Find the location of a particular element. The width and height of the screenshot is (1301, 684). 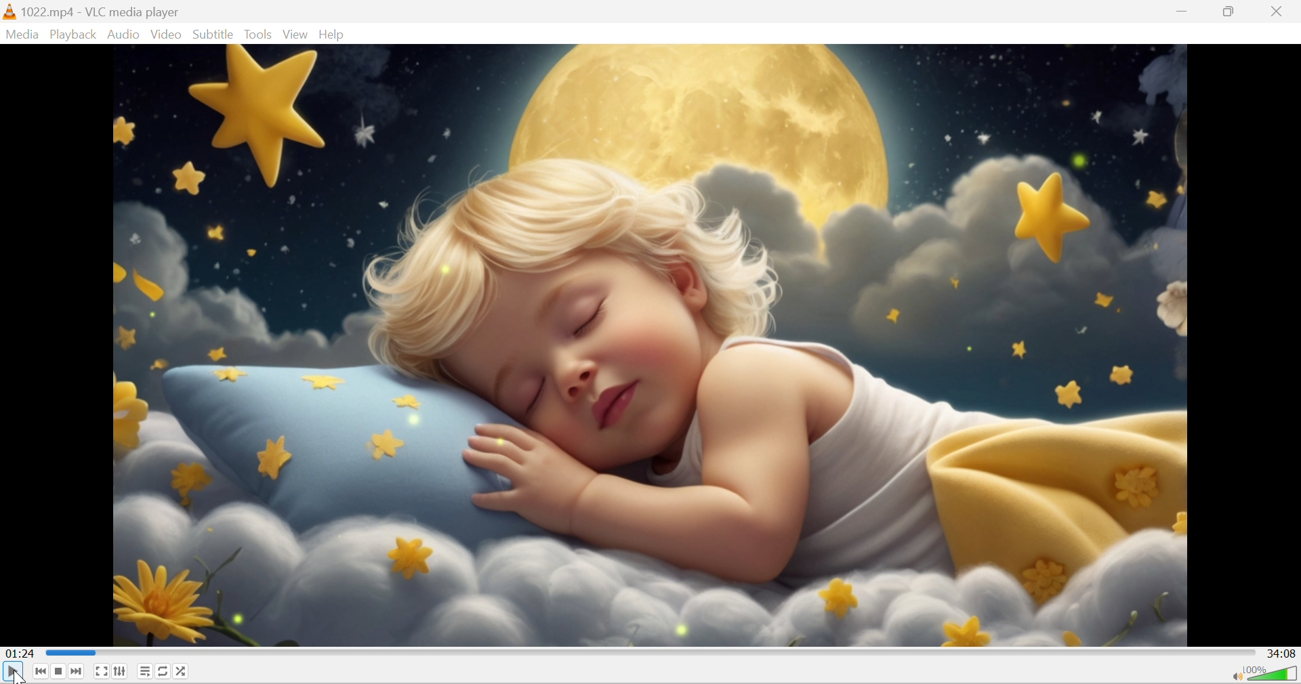

Toggle the video in fullscreen is located at coordinates (103, 672).